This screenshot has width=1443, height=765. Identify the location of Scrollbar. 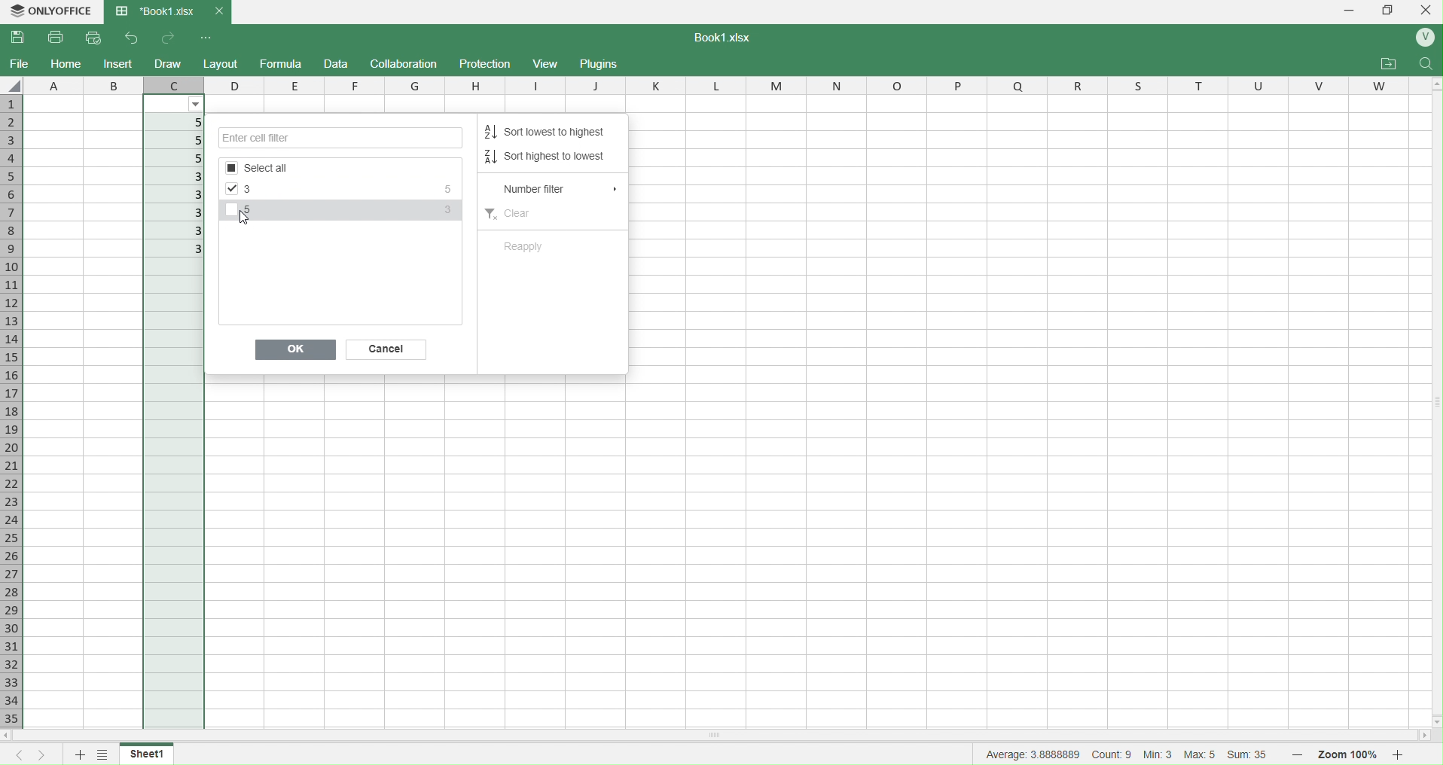
(1434, 398).